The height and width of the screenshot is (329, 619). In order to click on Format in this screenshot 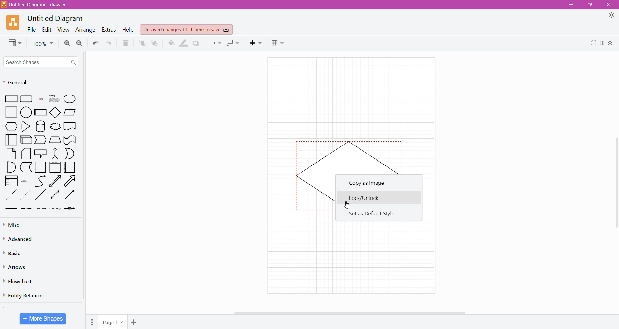, I will do `click(603, 43)`.